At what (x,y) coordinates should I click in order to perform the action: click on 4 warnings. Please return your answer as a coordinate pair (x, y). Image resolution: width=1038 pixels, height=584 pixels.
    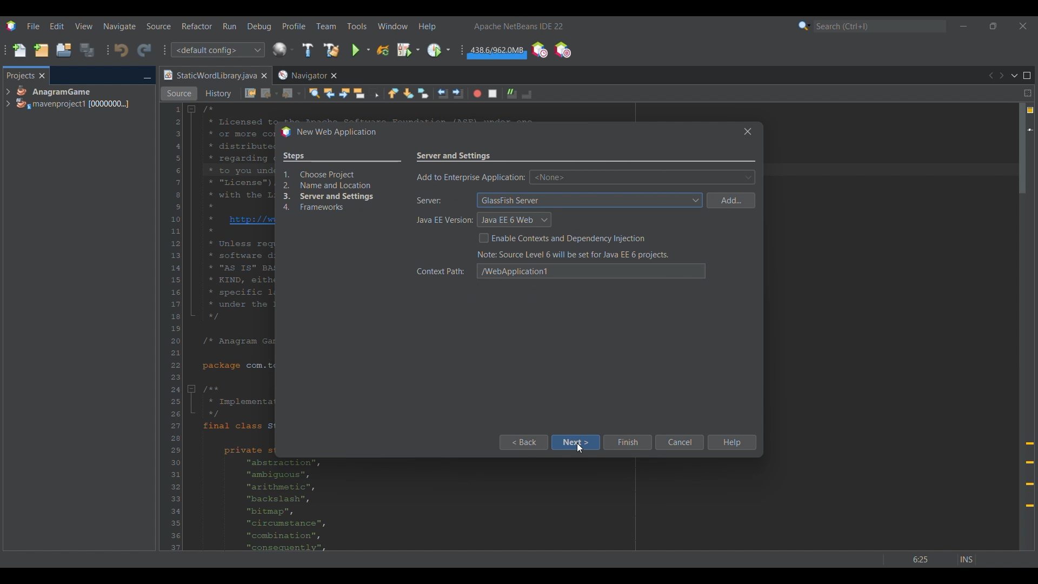
    Looking at the image, I should click on (1030, 110).